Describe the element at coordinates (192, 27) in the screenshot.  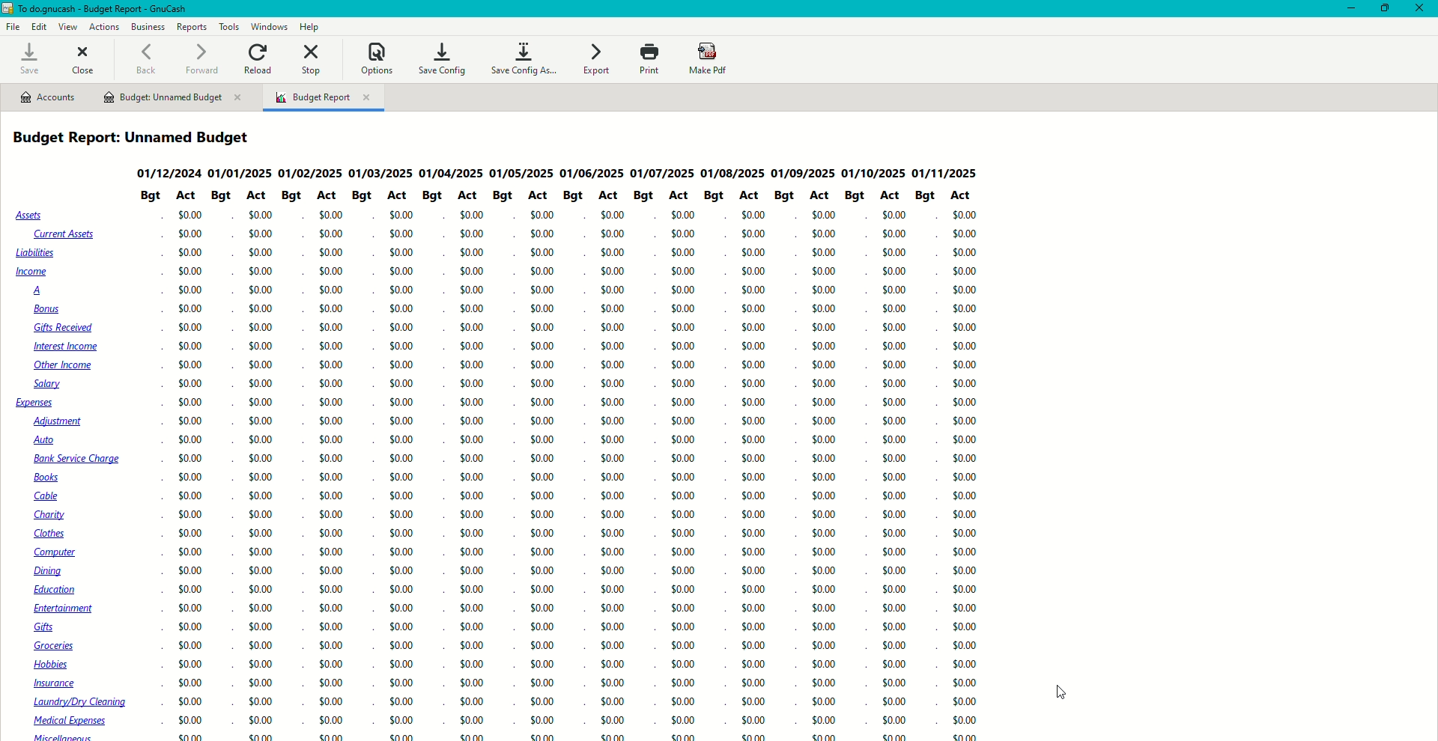
I see `Reports` at that location.